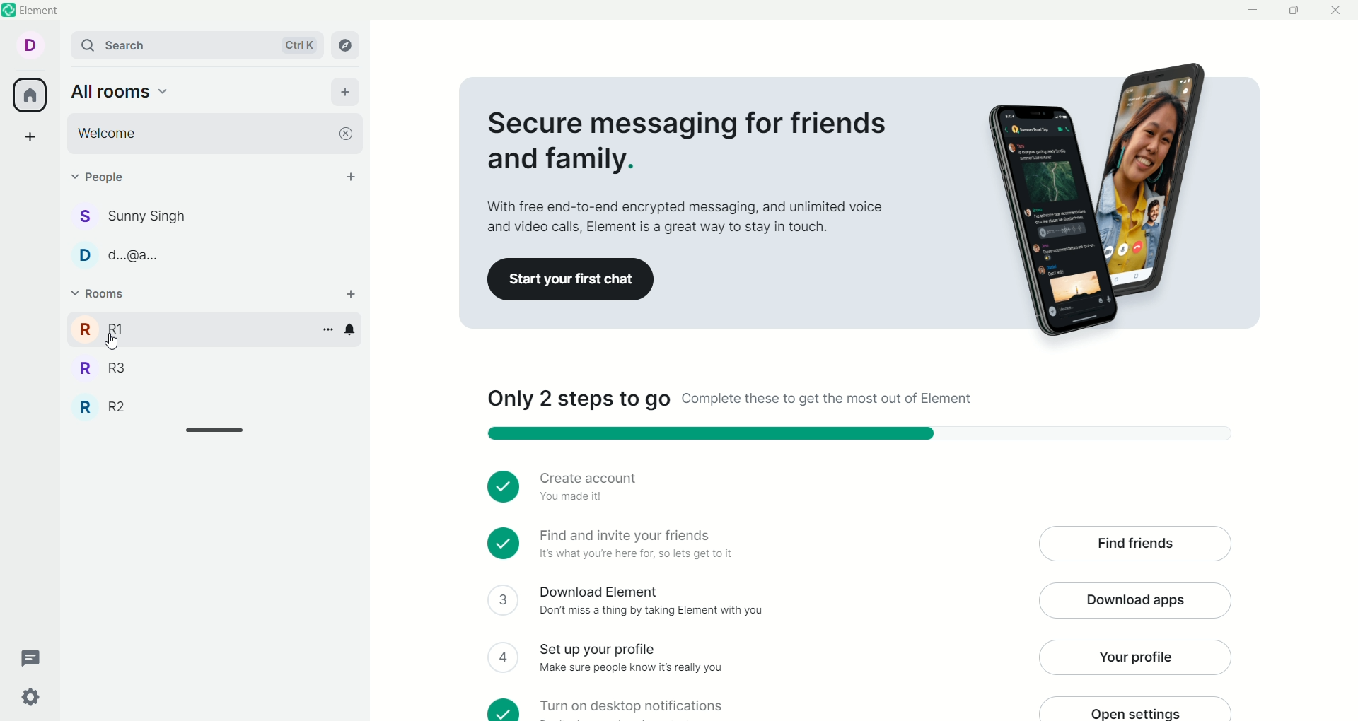  I want to click on explore rooms, so click(346, 45).